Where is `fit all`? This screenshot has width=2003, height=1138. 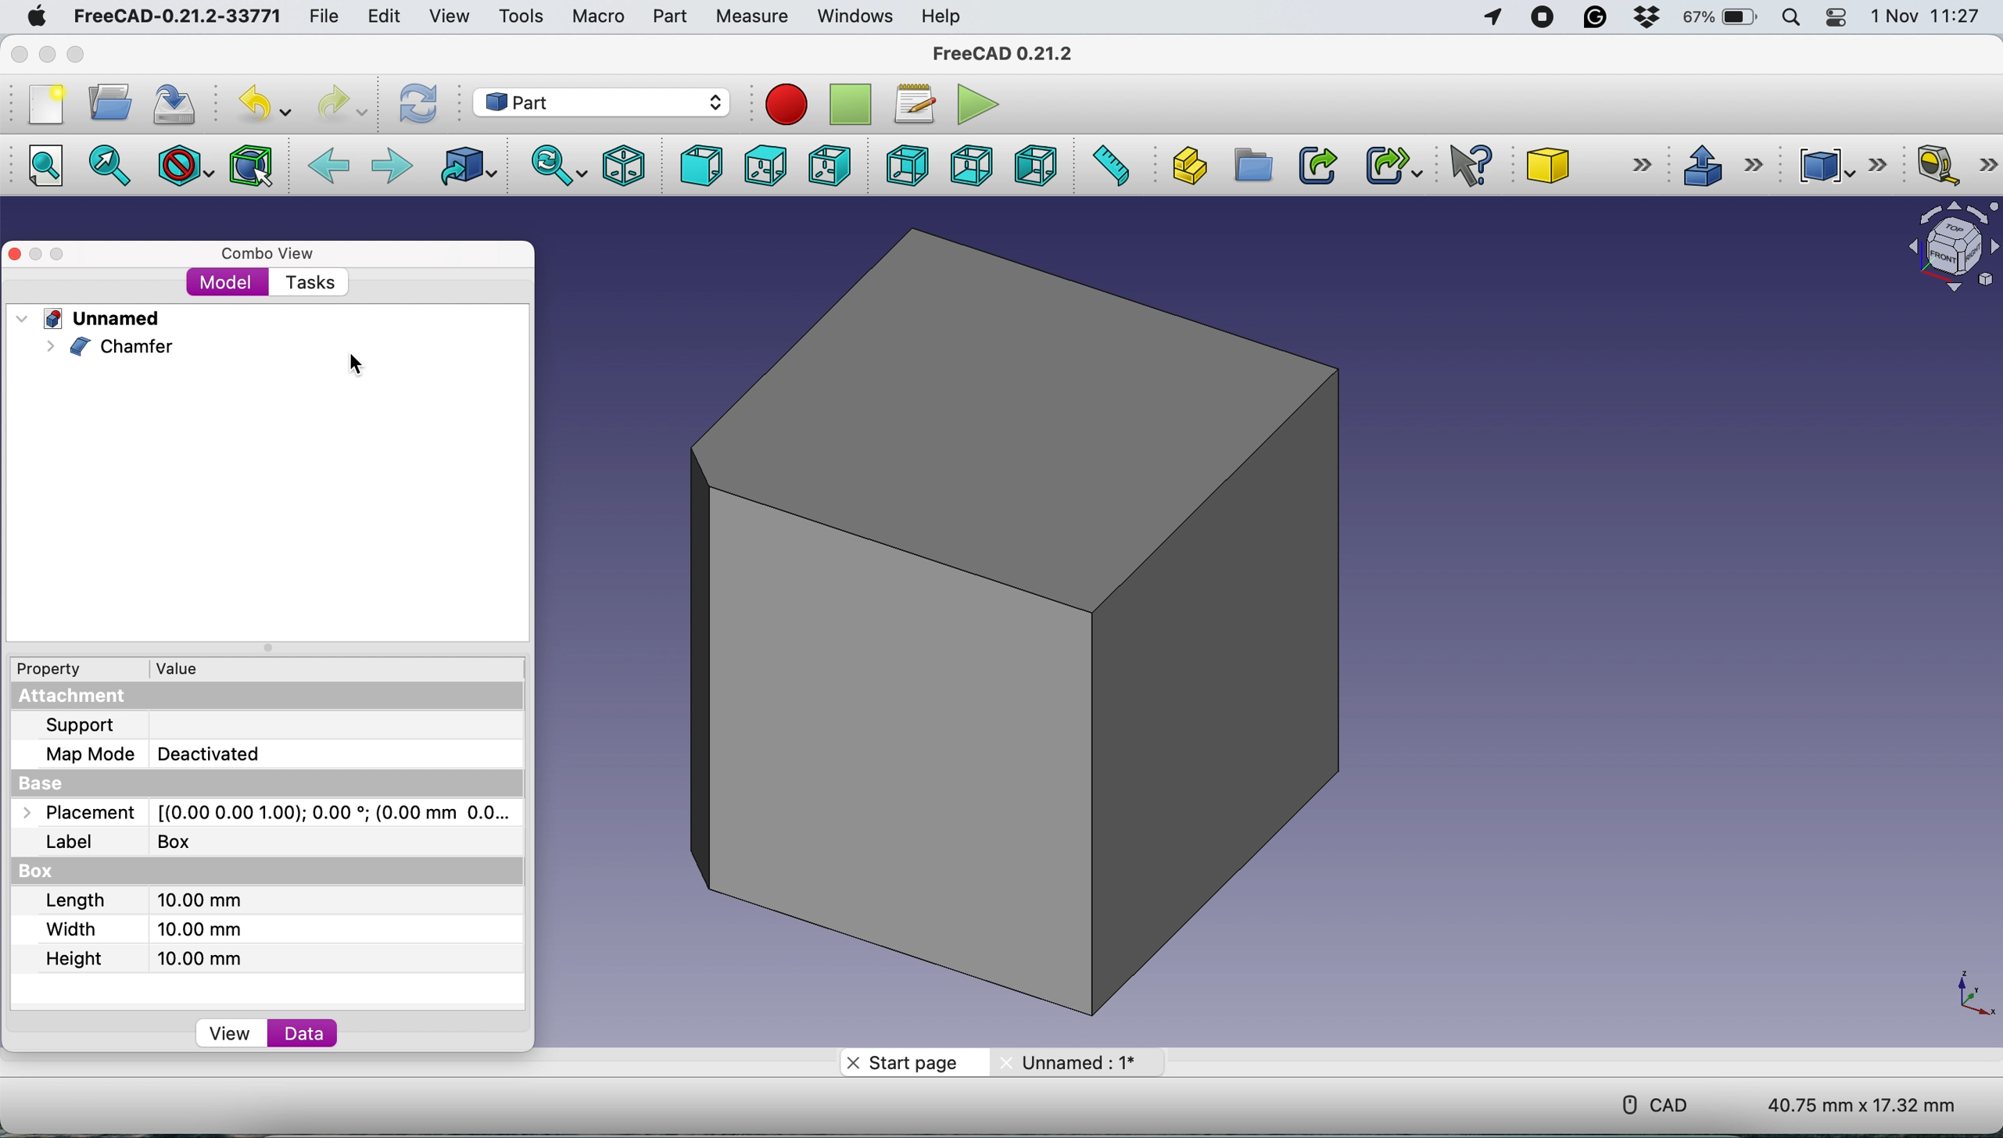
fit all is located at coordinates (49, 165).